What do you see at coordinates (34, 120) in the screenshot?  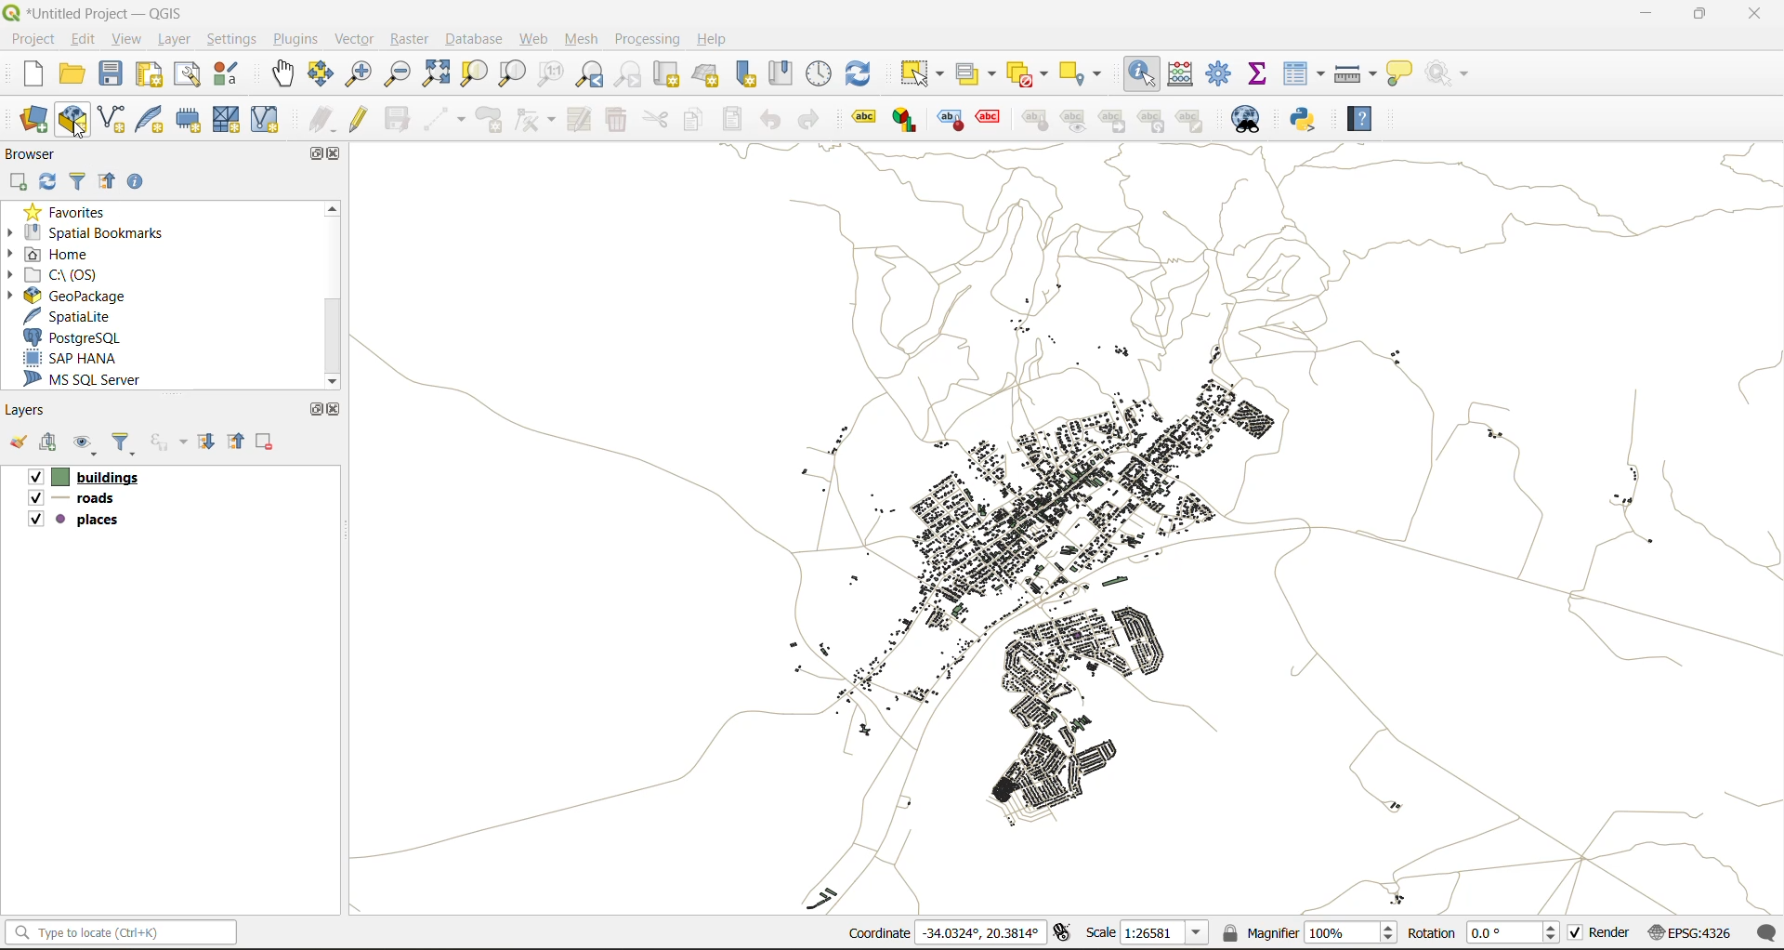 I see `open data source manager` at bounding box center [34, 120].